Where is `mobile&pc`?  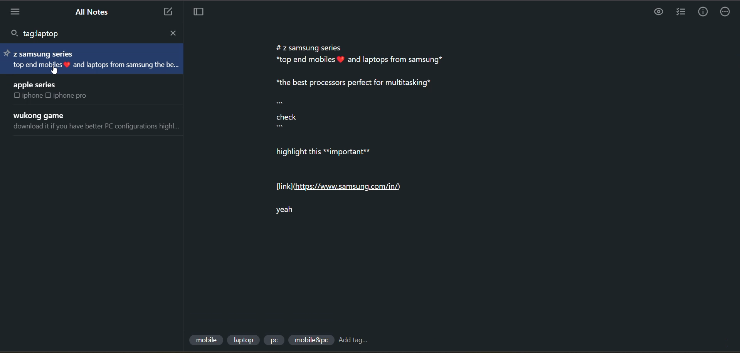
mobile&pc is located at coordinates (309, 340).